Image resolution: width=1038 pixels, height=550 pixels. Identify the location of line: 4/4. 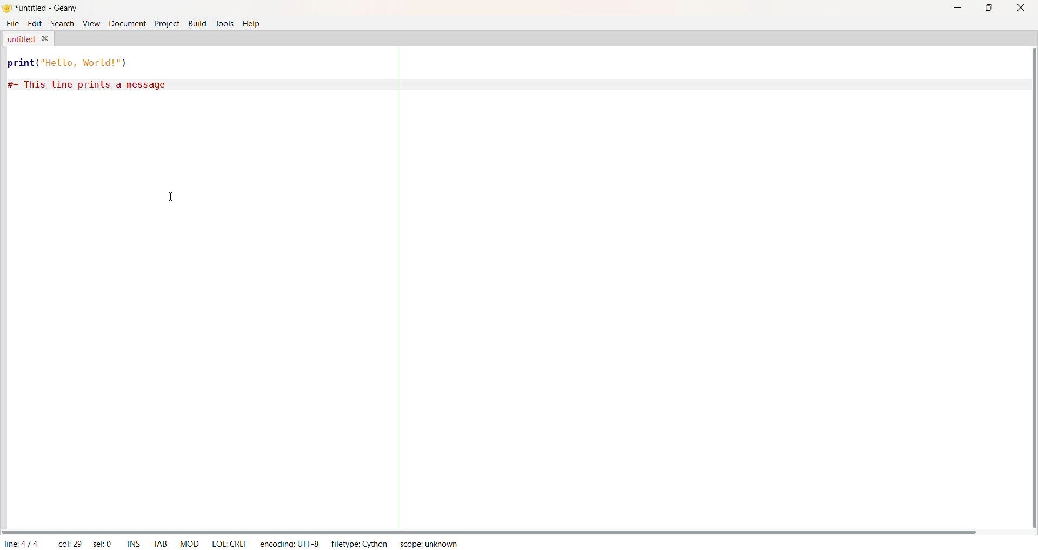
(23, 542).